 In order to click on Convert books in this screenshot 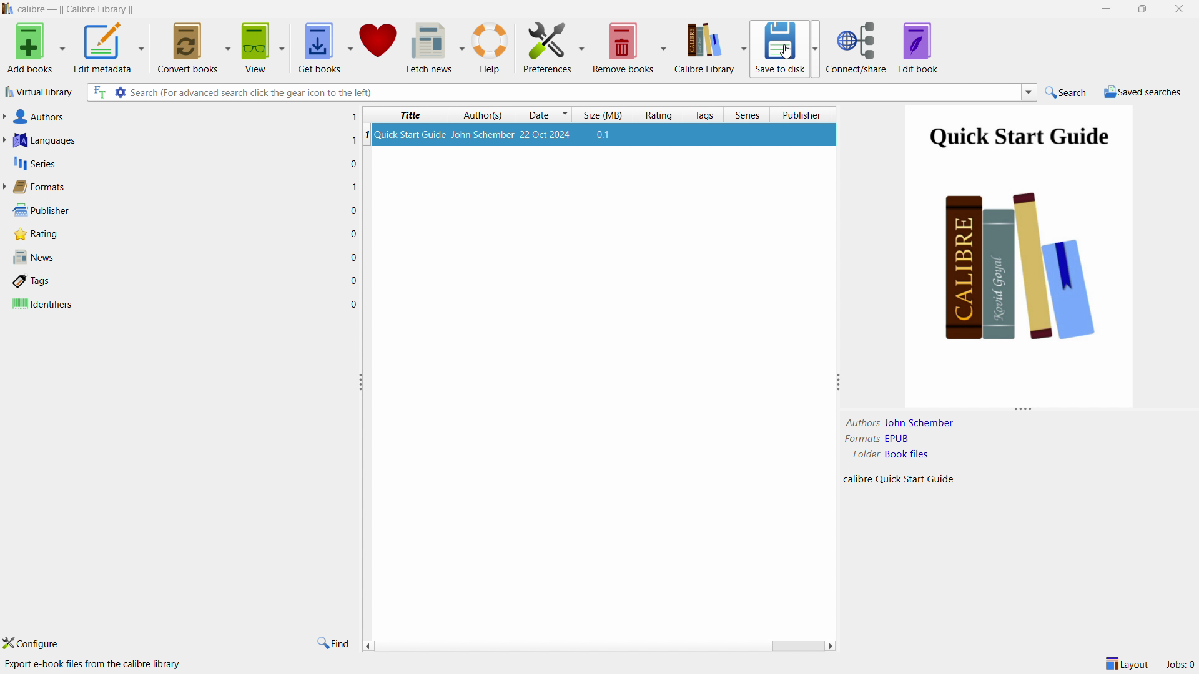, I will do `click(187, 46)`.